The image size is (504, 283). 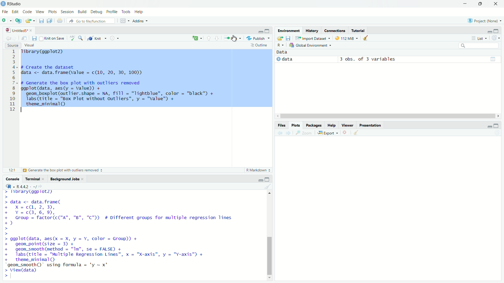 What do you see at coordinates (18, 31) in the screenshot?
I see `@ | Untitled5*` at bounding box center [18, 31].